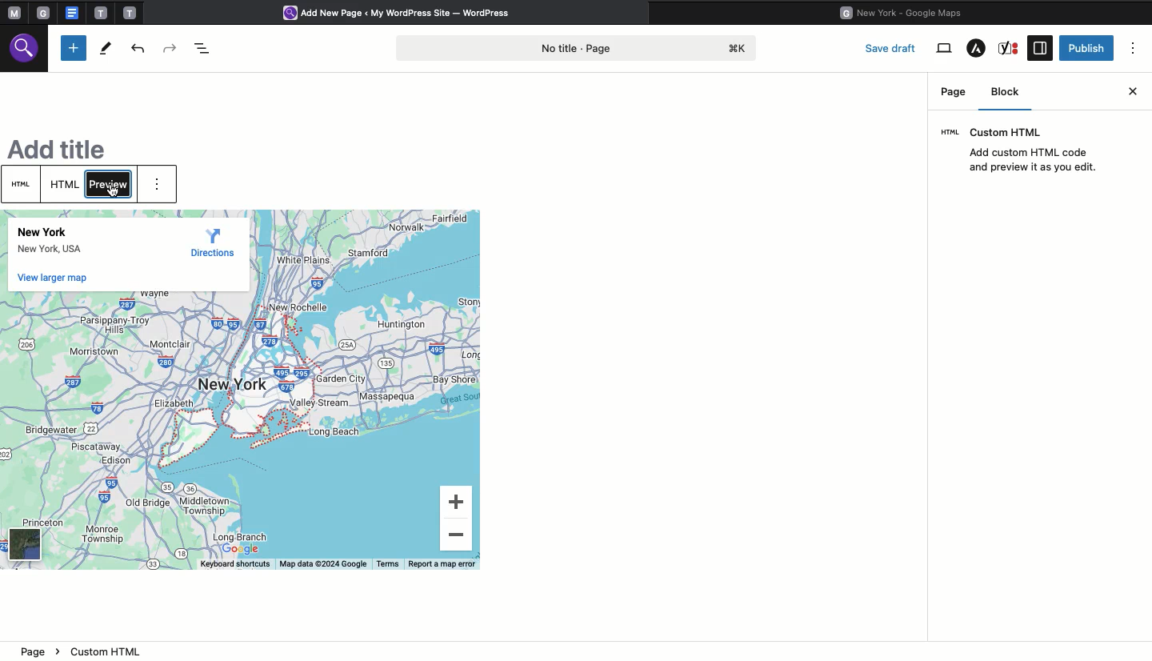 This screenshot has width=1152, height=661. Describe the element at coordinates (131, 12) in the screenshot. I see `tab` at that location.